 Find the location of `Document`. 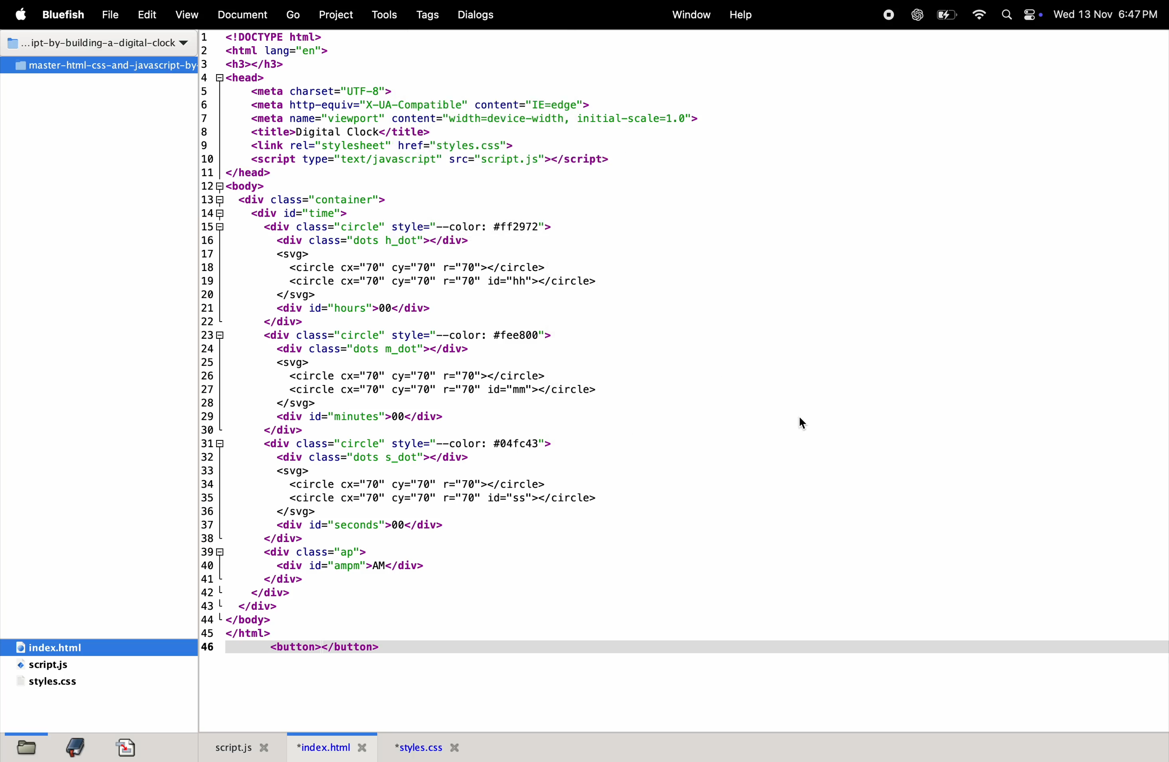

Document is located at coordinates (244, 15).